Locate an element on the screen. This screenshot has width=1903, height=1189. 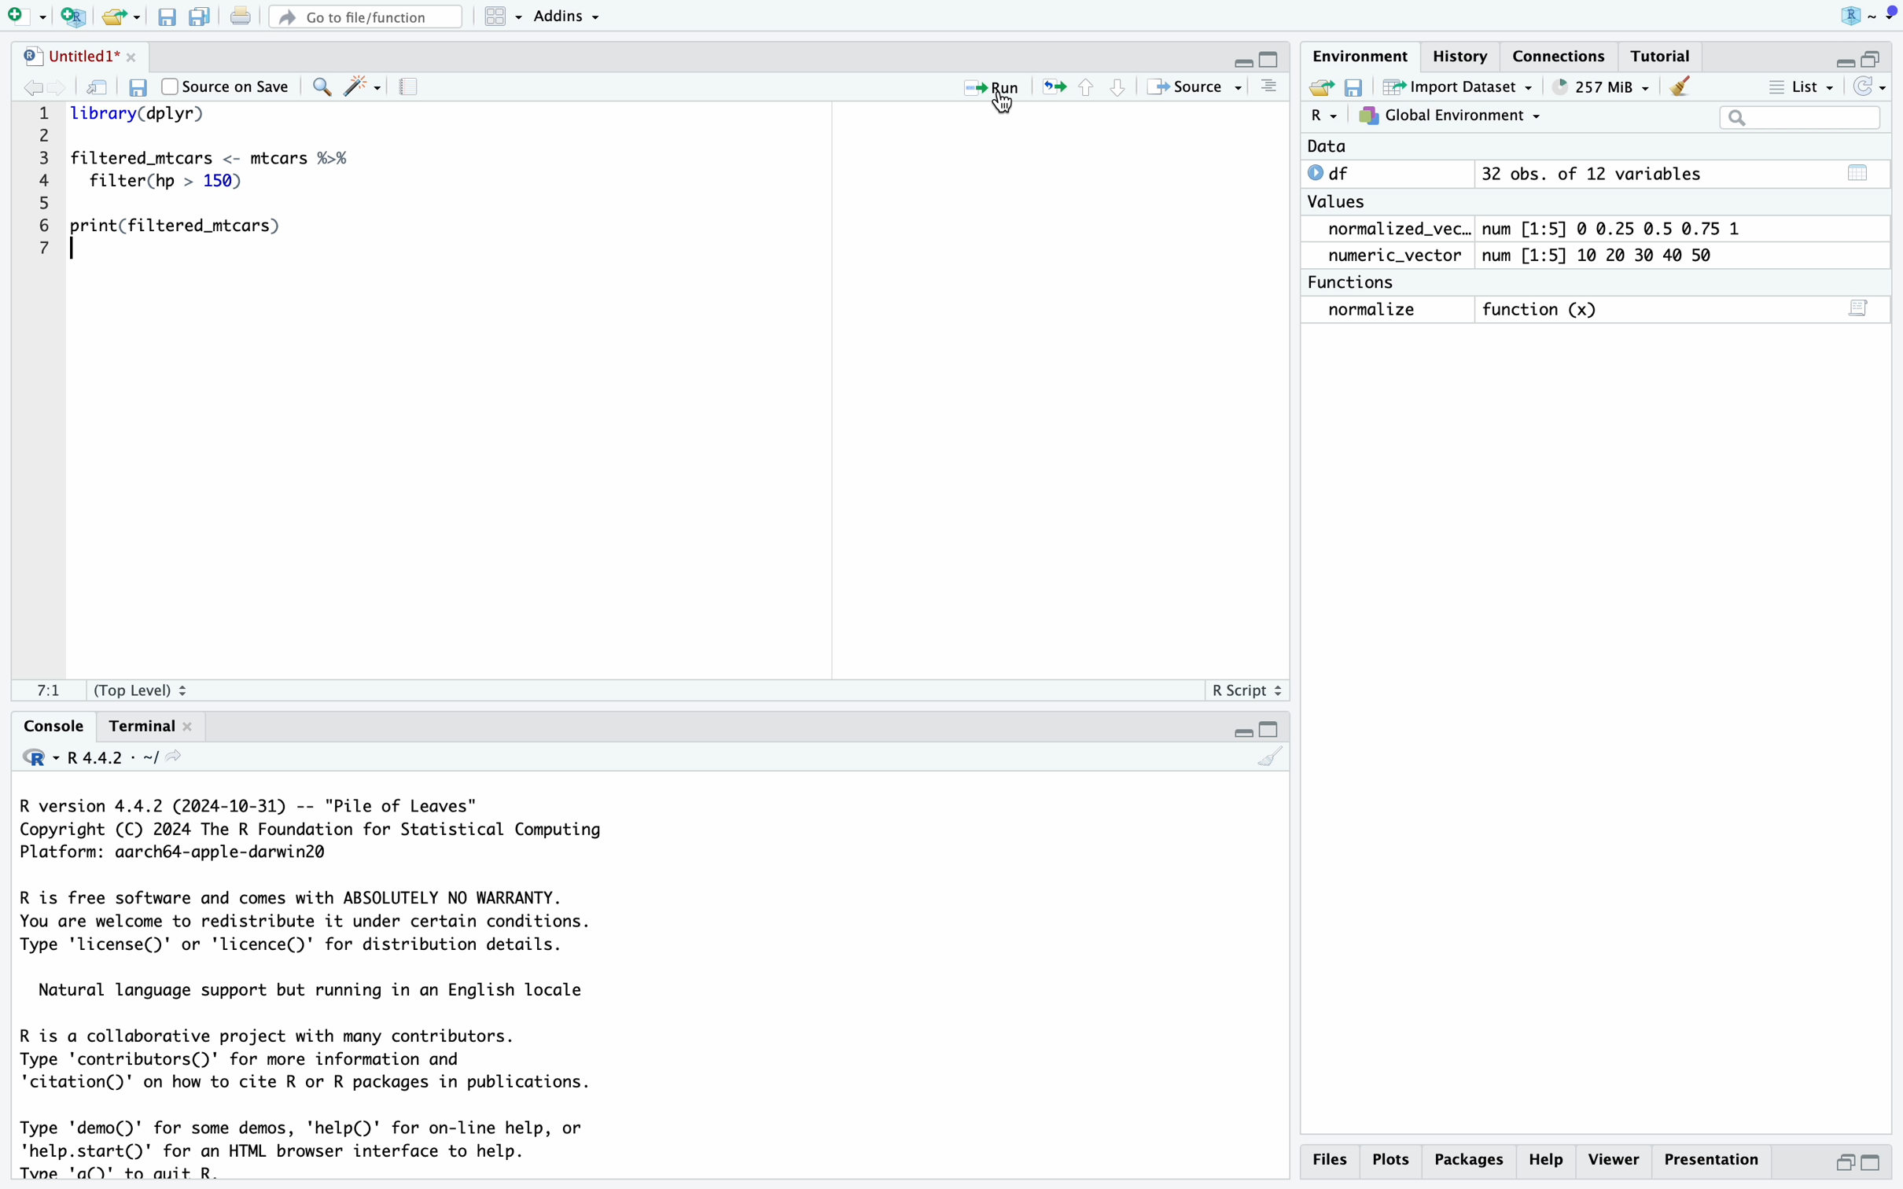
save all is located at coordinates (201, 19).